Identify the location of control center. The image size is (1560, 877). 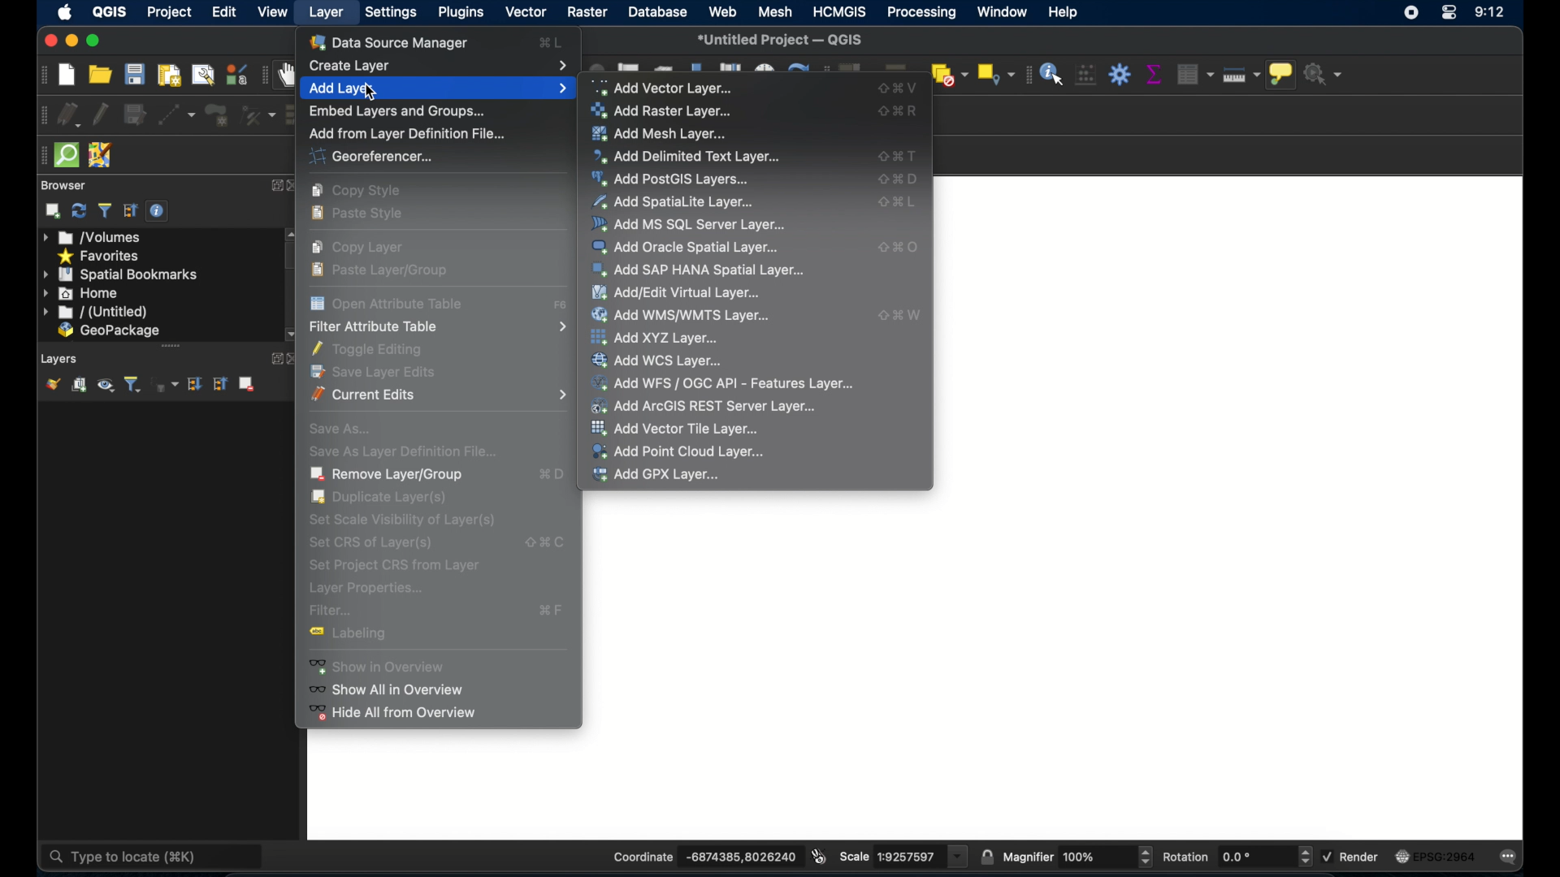
(1449, 15).